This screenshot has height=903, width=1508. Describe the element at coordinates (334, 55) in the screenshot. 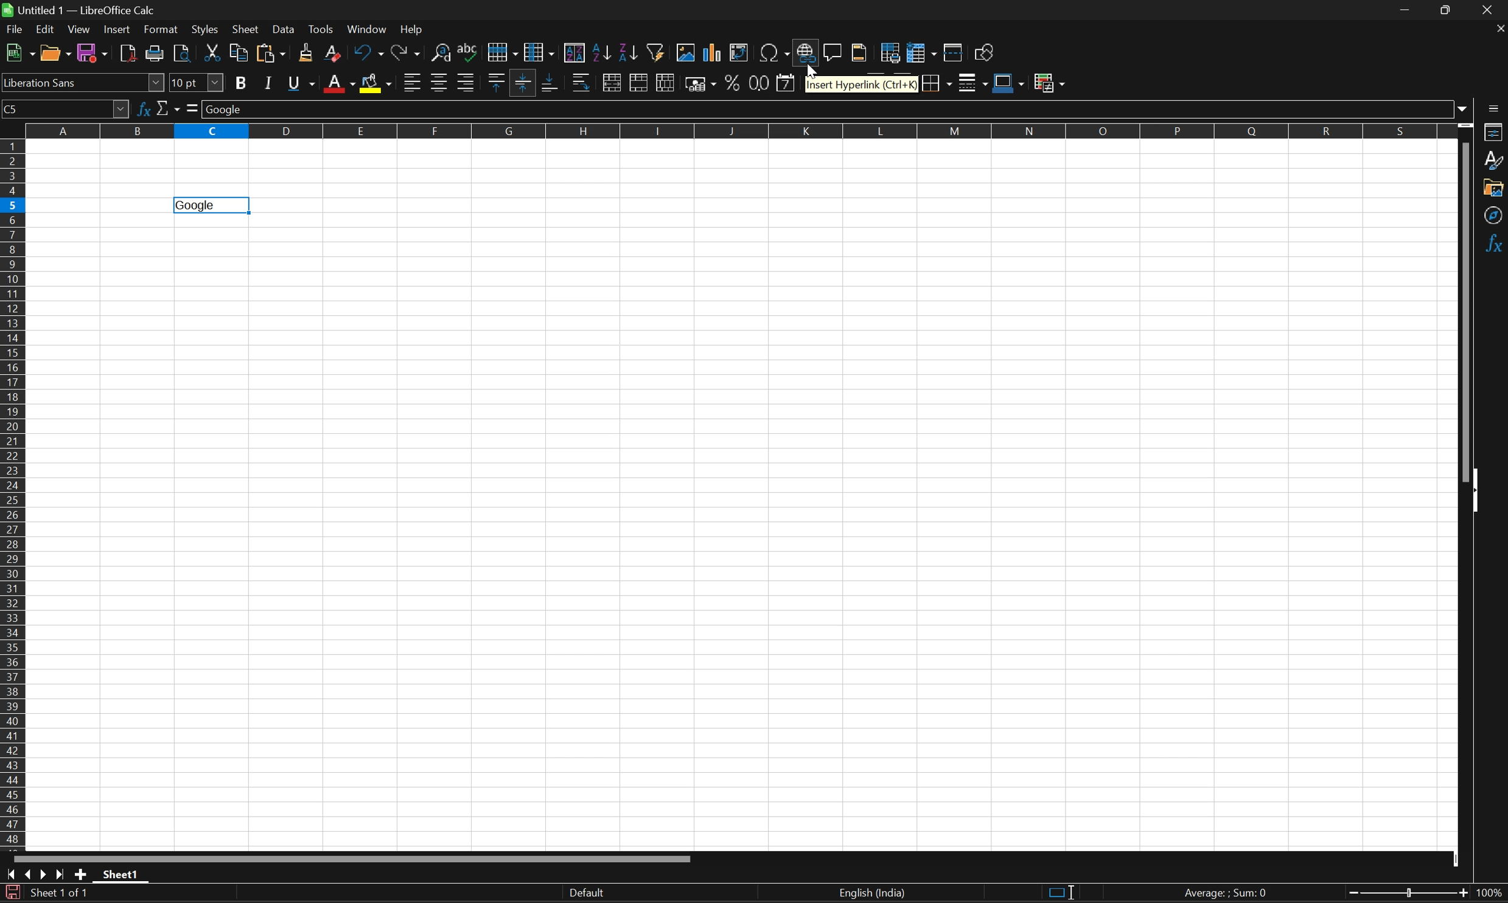

I see `Clear direct formatting` at that location.